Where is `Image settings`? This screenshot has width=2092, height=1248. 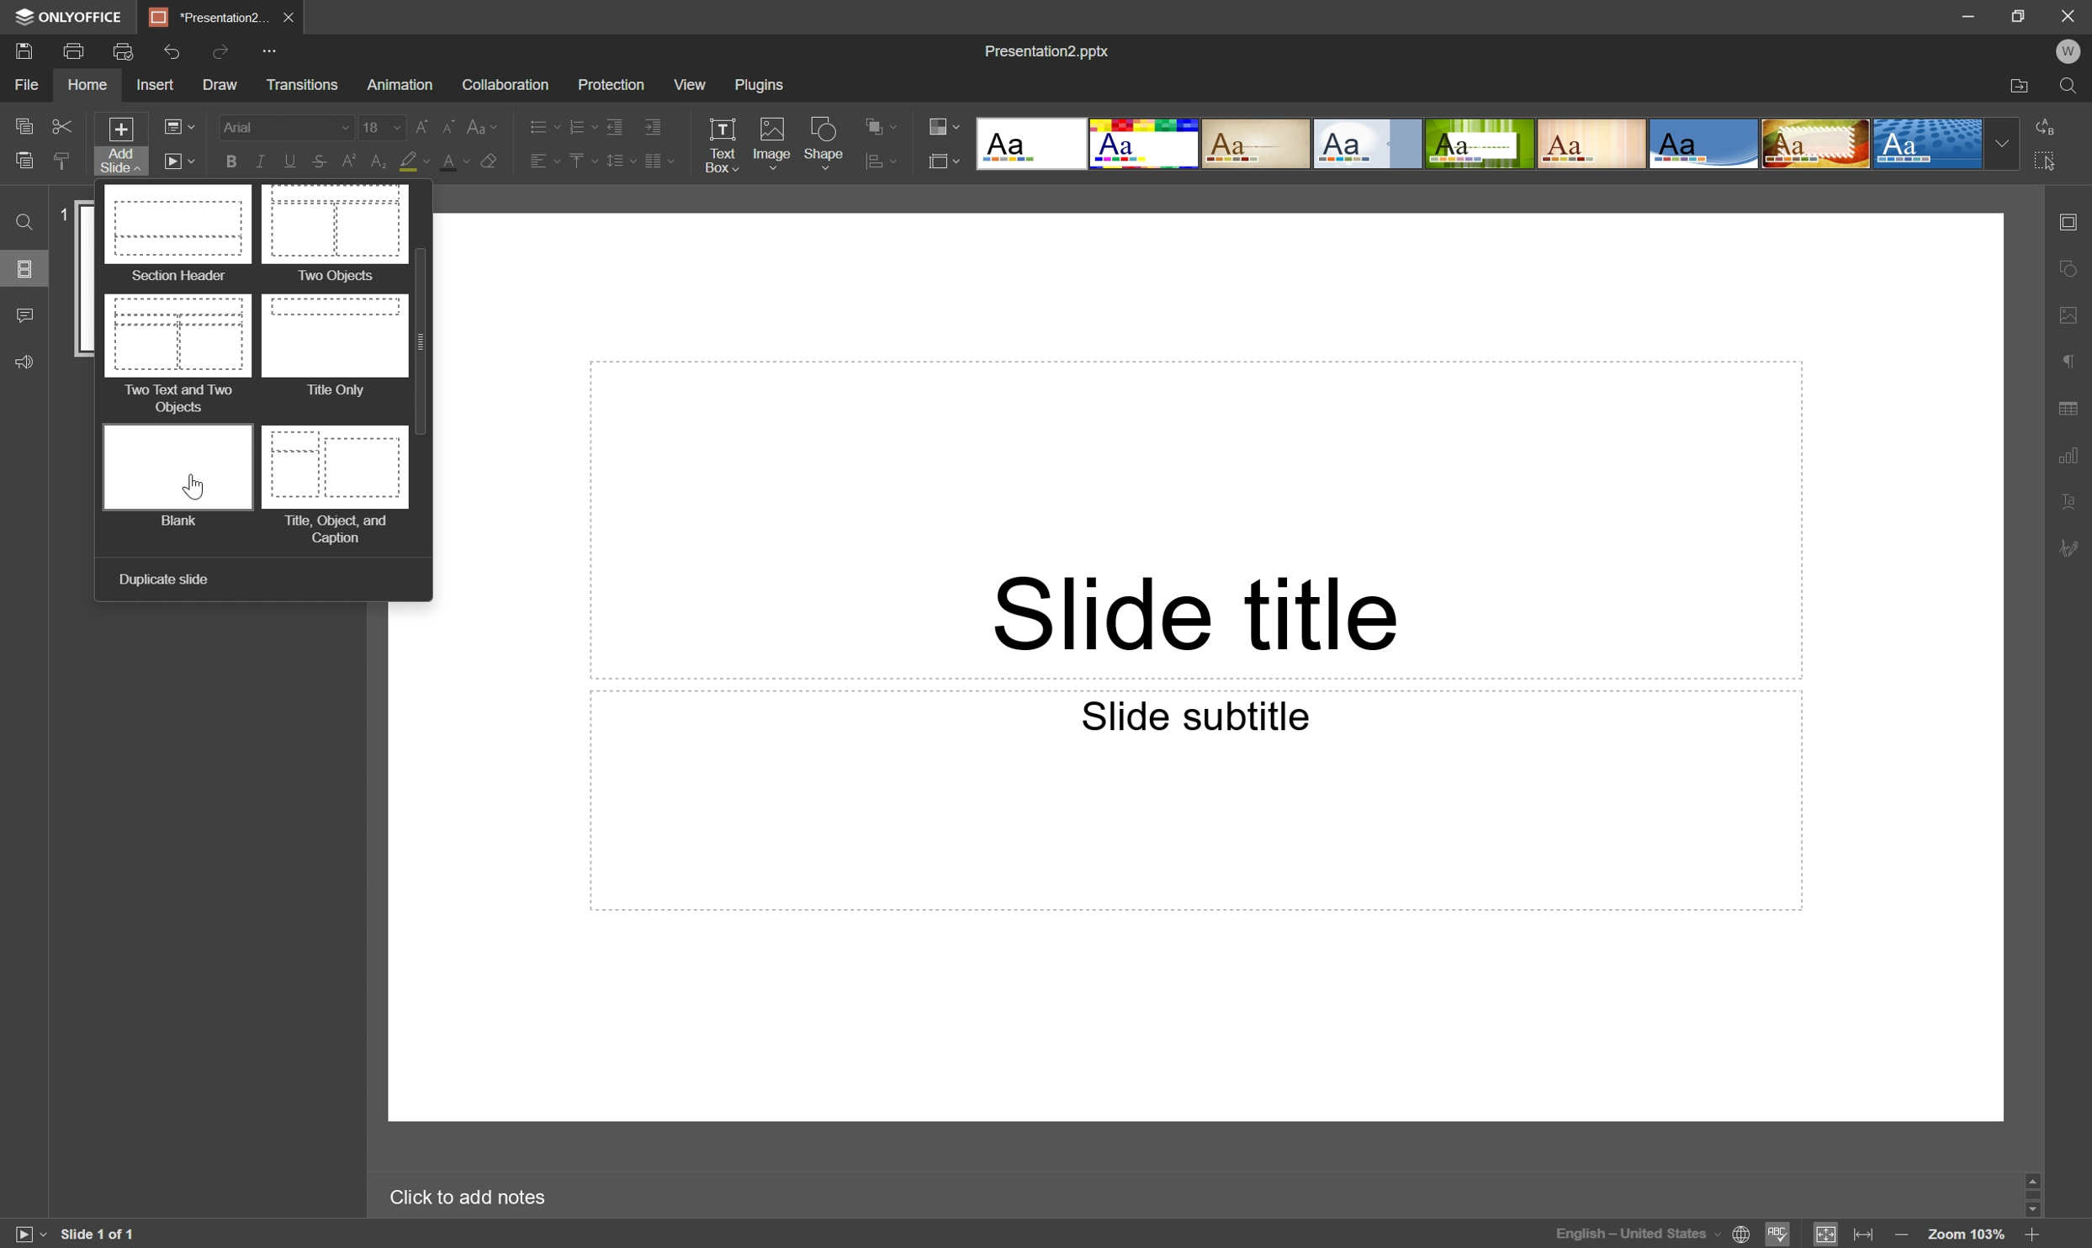 Image settings is located at coordinates (2073, 308).